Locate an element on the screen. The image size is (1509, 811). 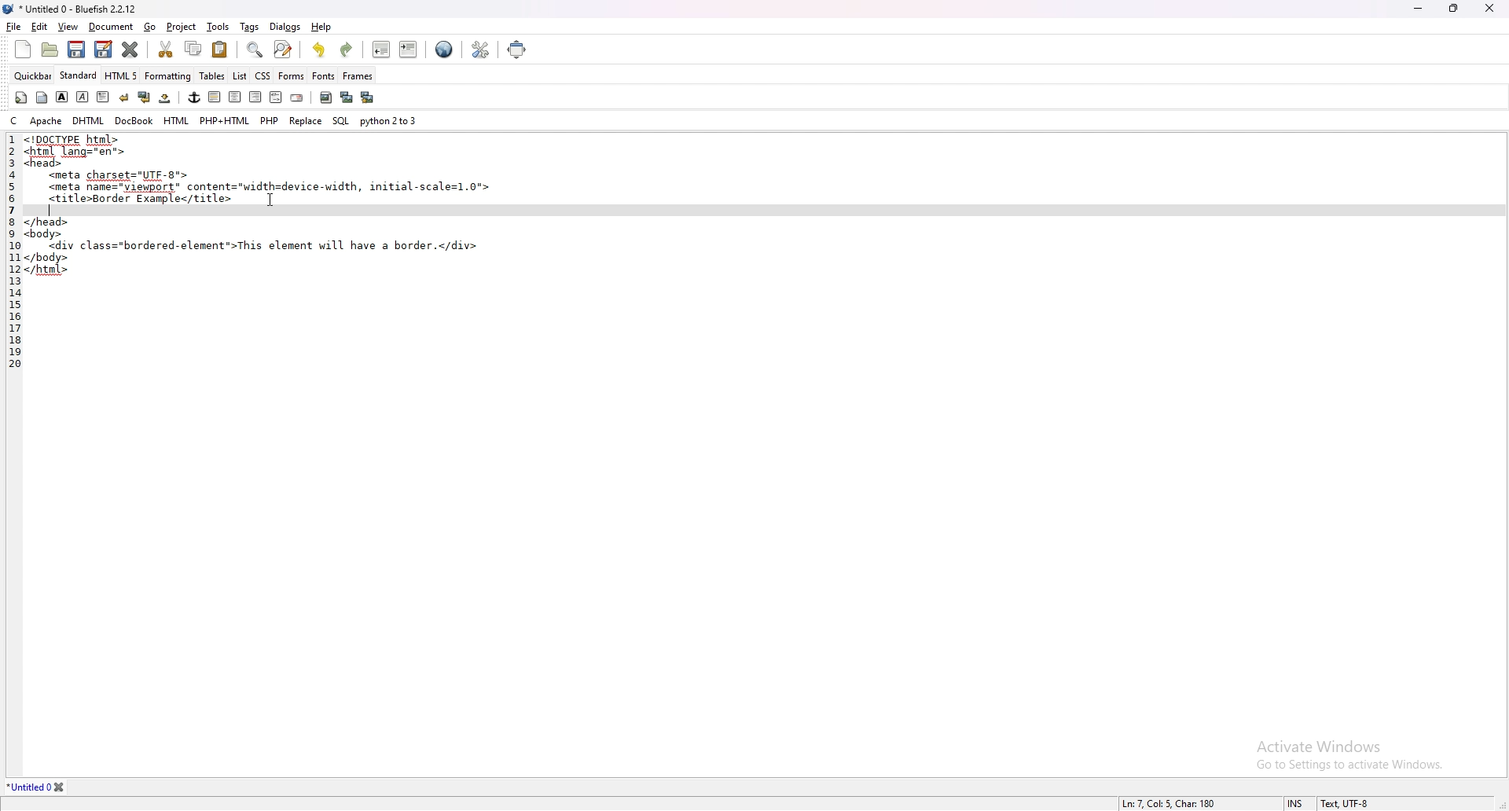
Cursor is located at coordinates (270, 201).